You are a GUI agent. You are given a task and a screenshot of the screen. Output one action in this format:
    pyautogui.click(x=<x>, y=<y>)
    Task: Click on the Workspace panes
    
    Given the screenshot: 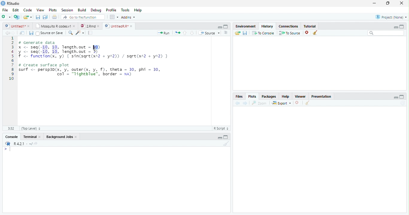 What is the action you would take?
    pyautogui.click(x=113, y=17)
    